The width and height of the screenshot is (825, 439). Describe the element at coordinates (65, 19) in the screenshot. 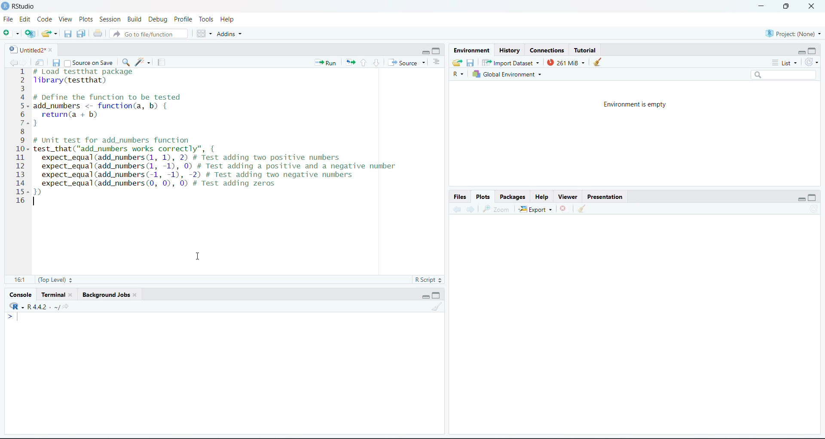

I see `View` at that location.